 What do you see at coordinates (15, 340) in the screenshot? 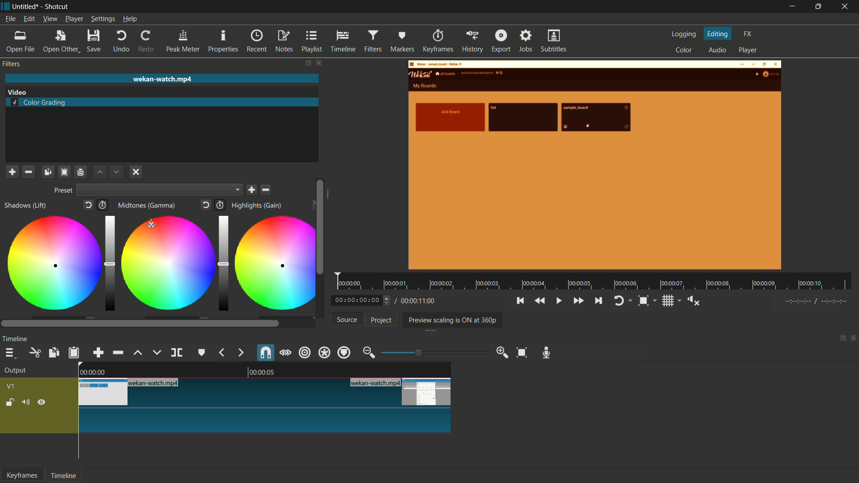
I see `timeline` at bounding box center [15, 340].